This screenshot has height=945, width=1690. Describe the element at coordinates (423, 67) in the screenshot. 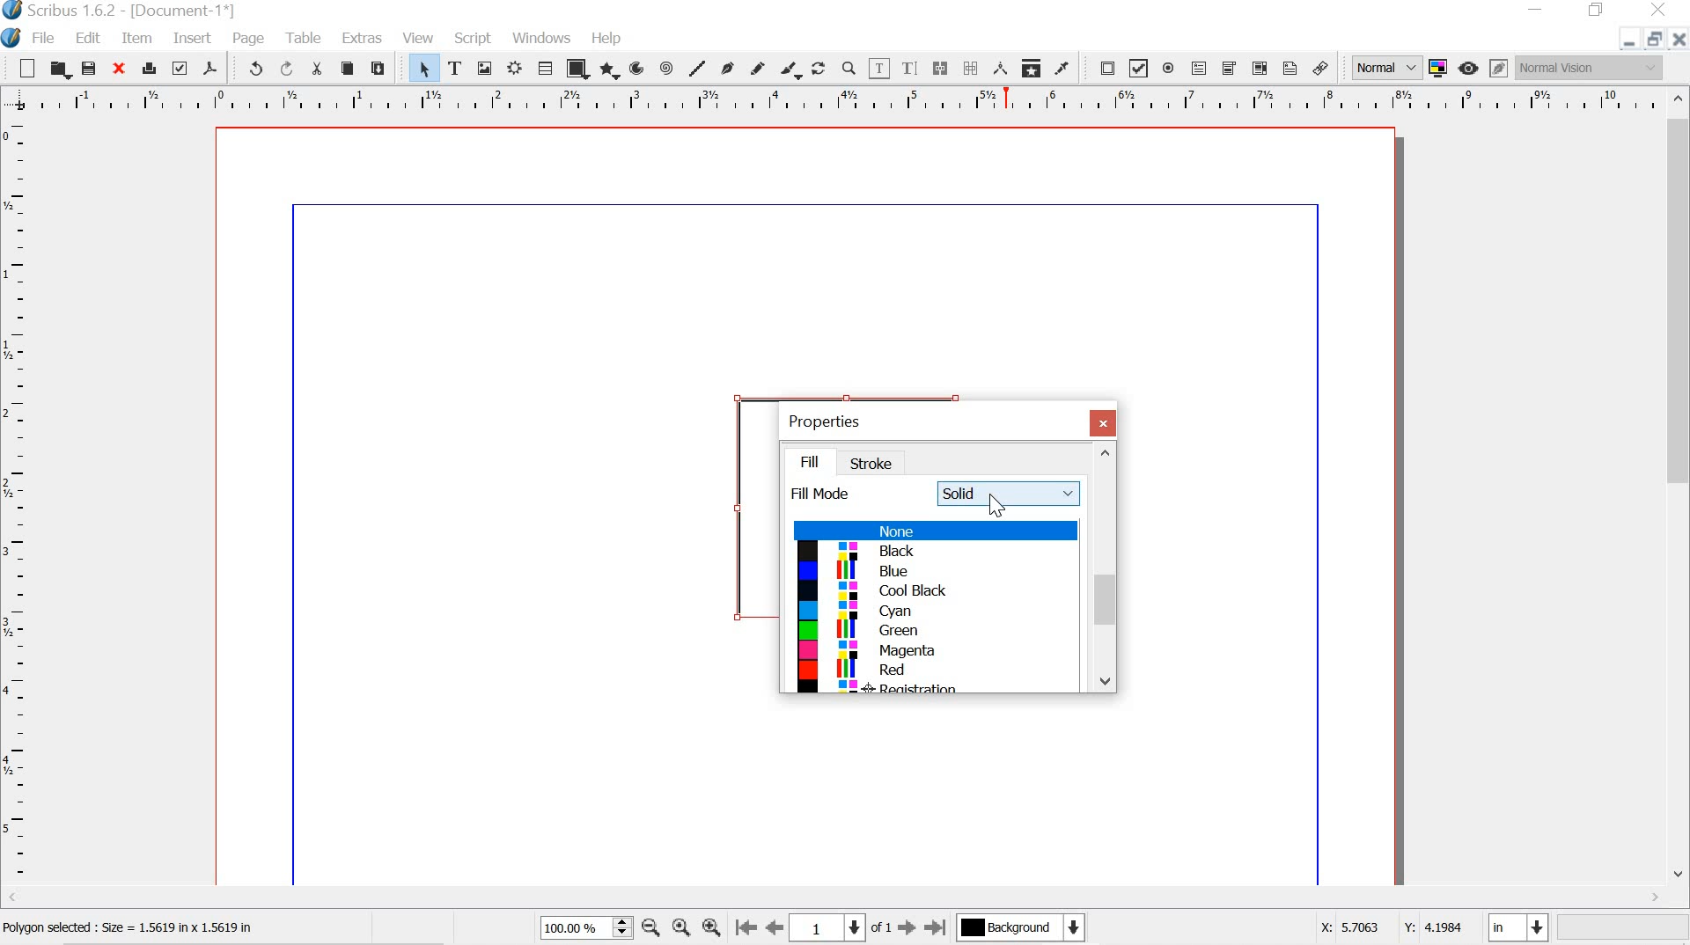

I see `select item` at that location.